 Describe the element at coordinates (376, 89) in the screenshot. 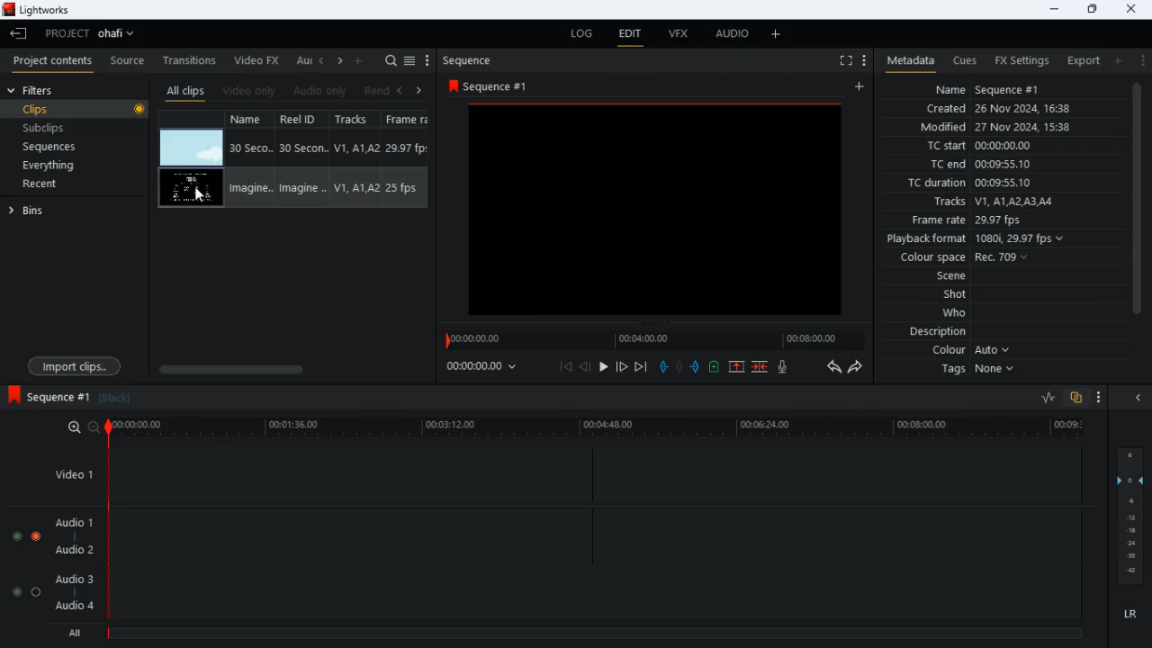

I see `rend` at that location.